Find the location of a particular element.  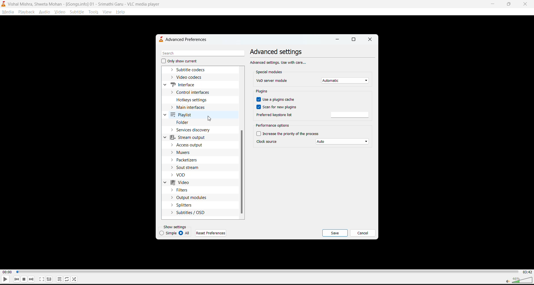

only show current is located at coordinates (181, 62).